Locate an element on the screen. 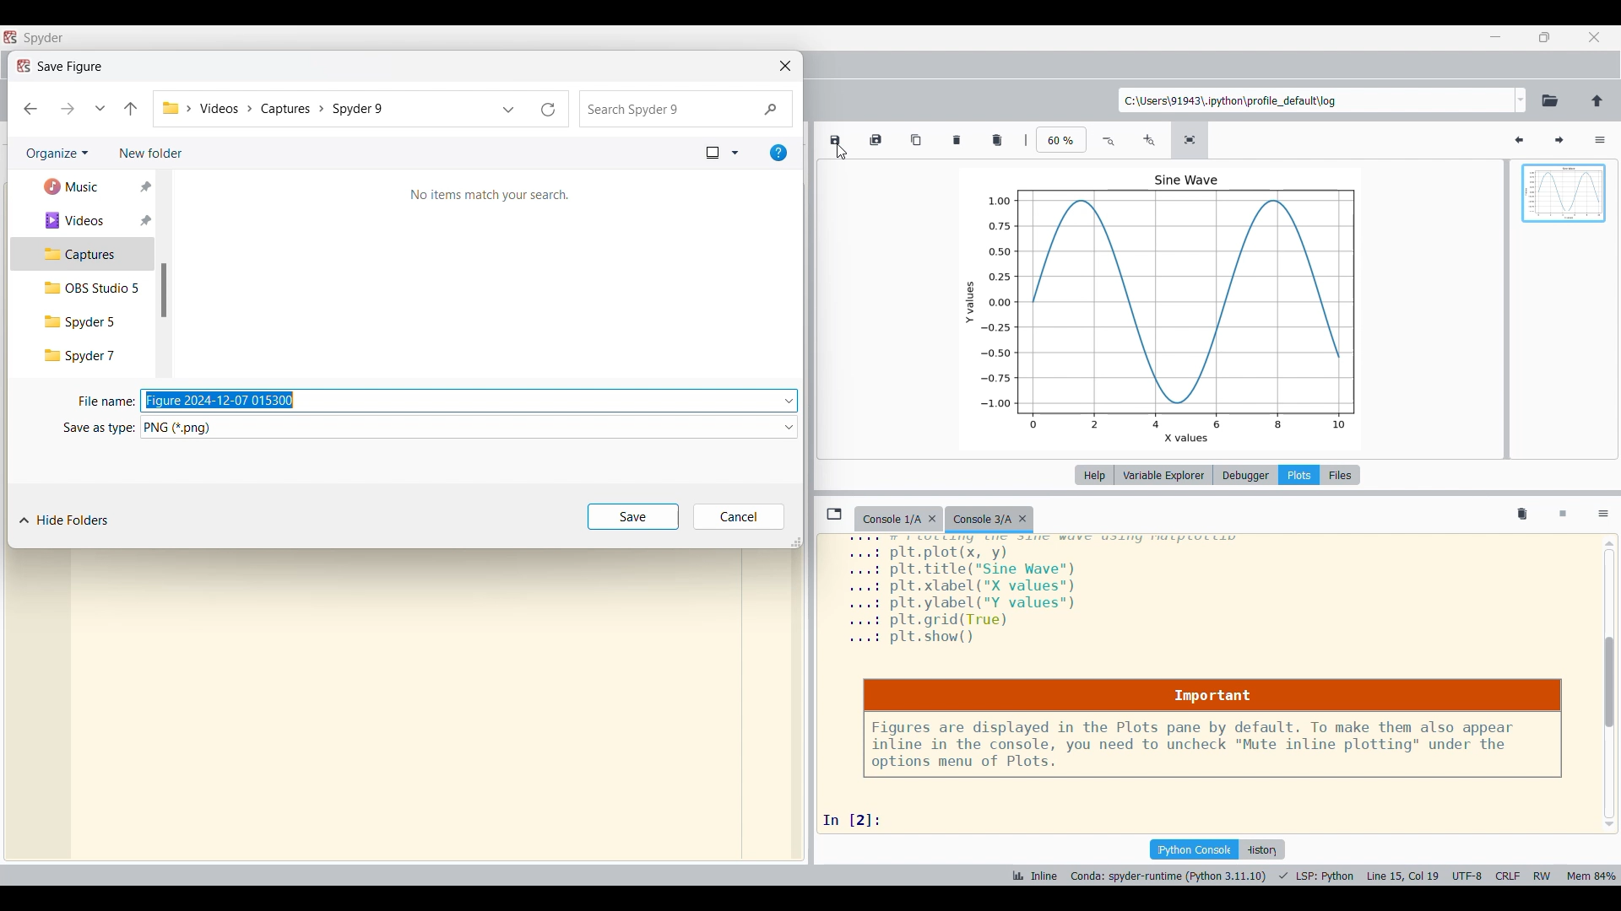 The width and height of the screenshot is (1621, 911). Plots is located at coordinates (1298, 475).